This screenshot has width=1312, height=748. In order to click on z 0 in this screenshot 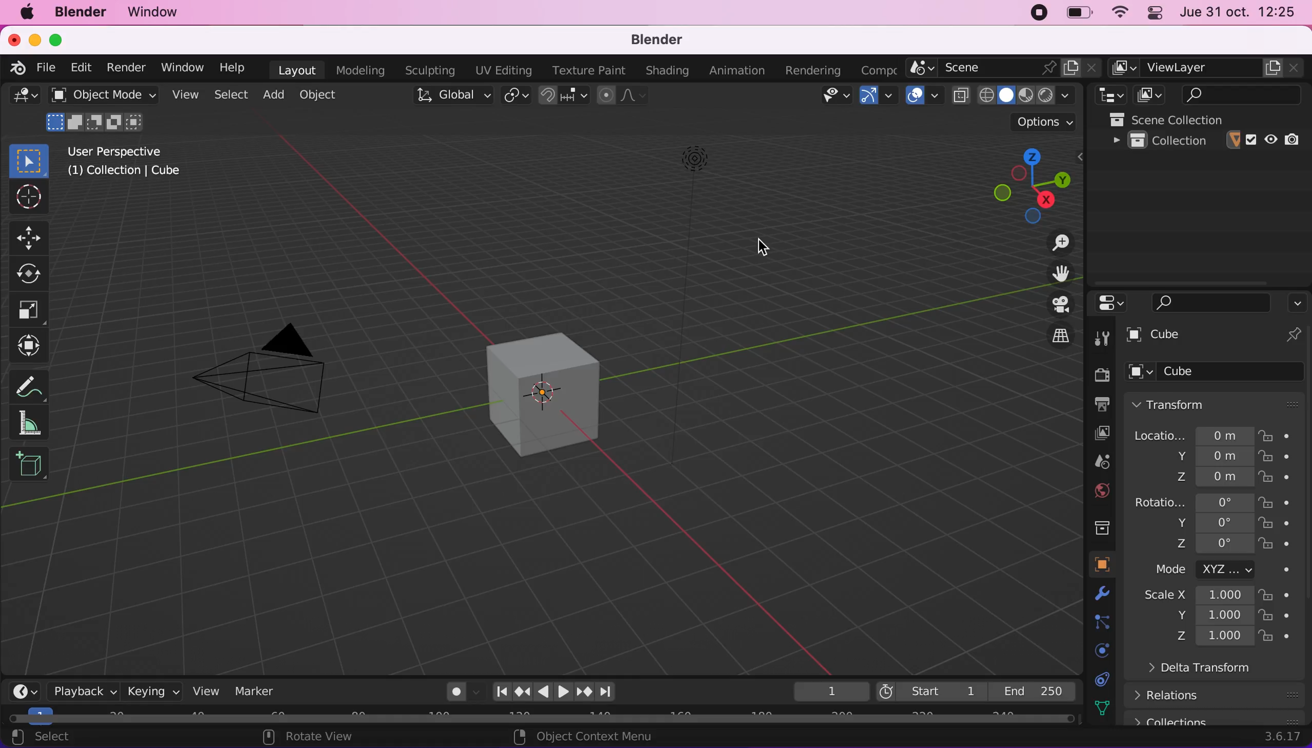, I will do `click(1210, 545)`.